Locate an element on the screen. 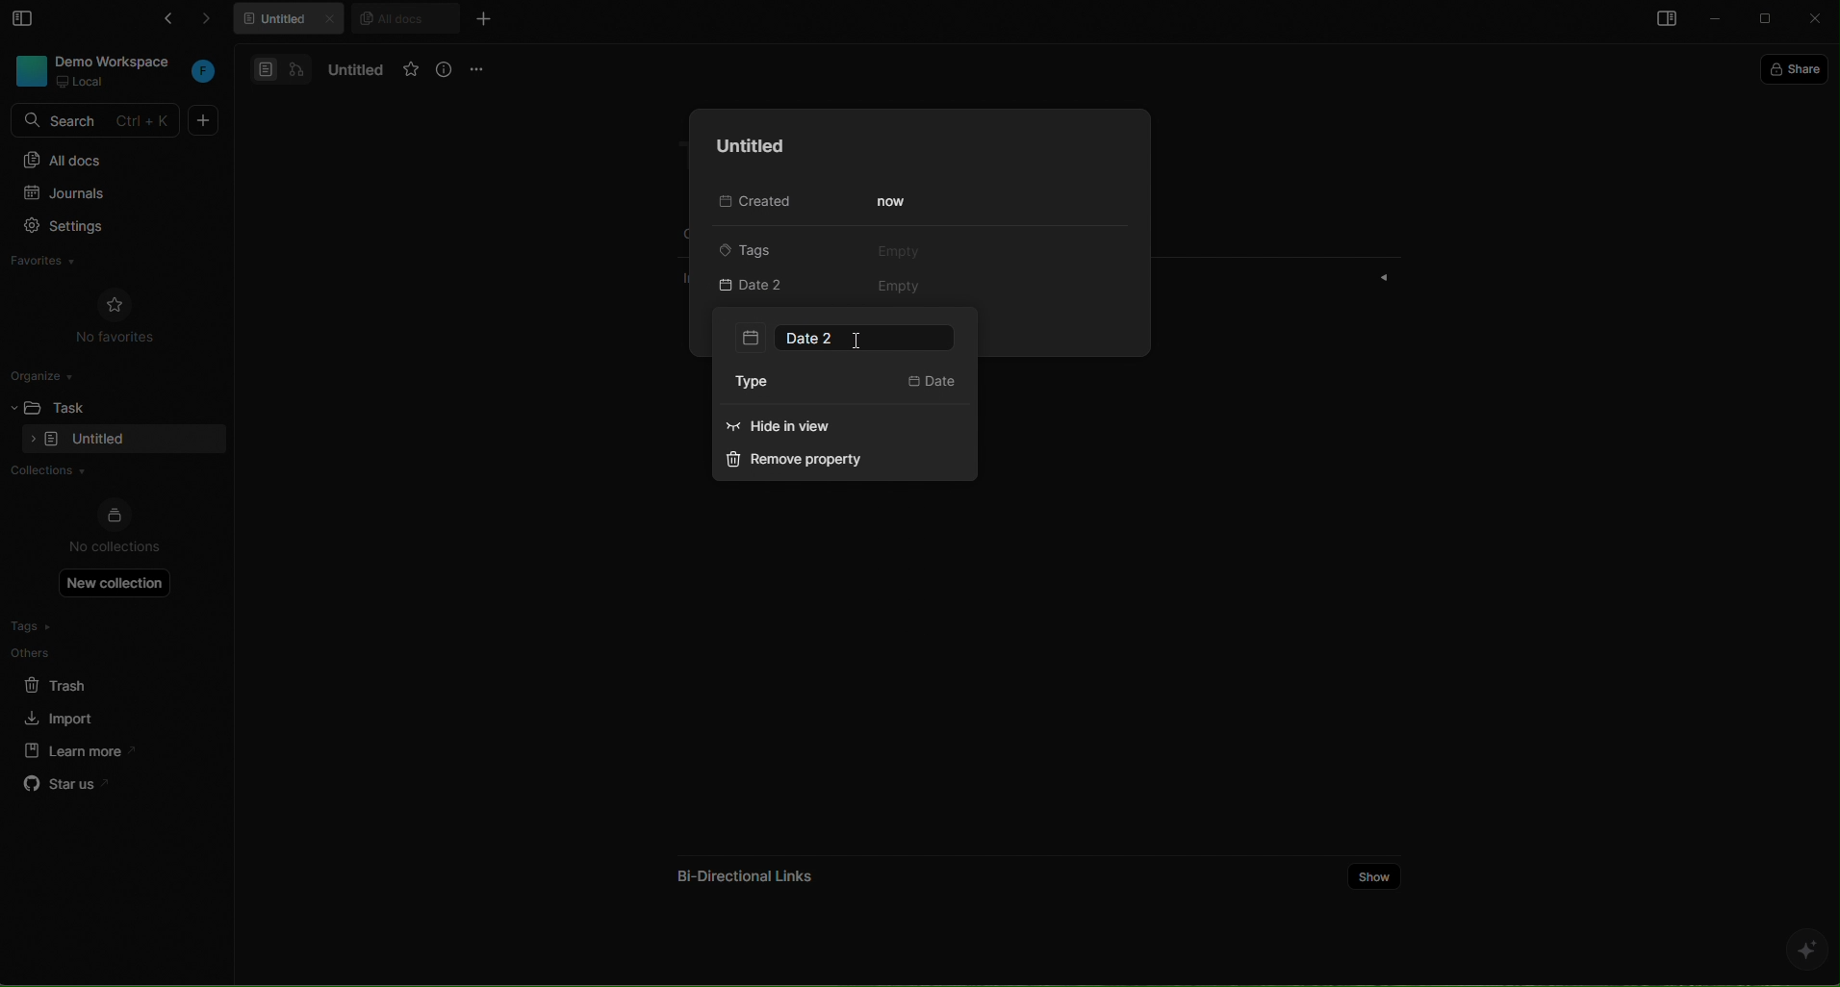 The image size is (1840, 987). open sidebar is located at coordinates (1663, 21).